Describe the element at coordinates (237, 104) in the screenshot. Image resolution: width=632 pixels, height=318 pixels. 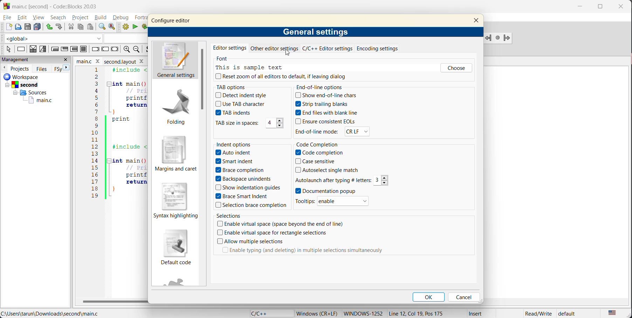
I see `Use TAB character` at that location.